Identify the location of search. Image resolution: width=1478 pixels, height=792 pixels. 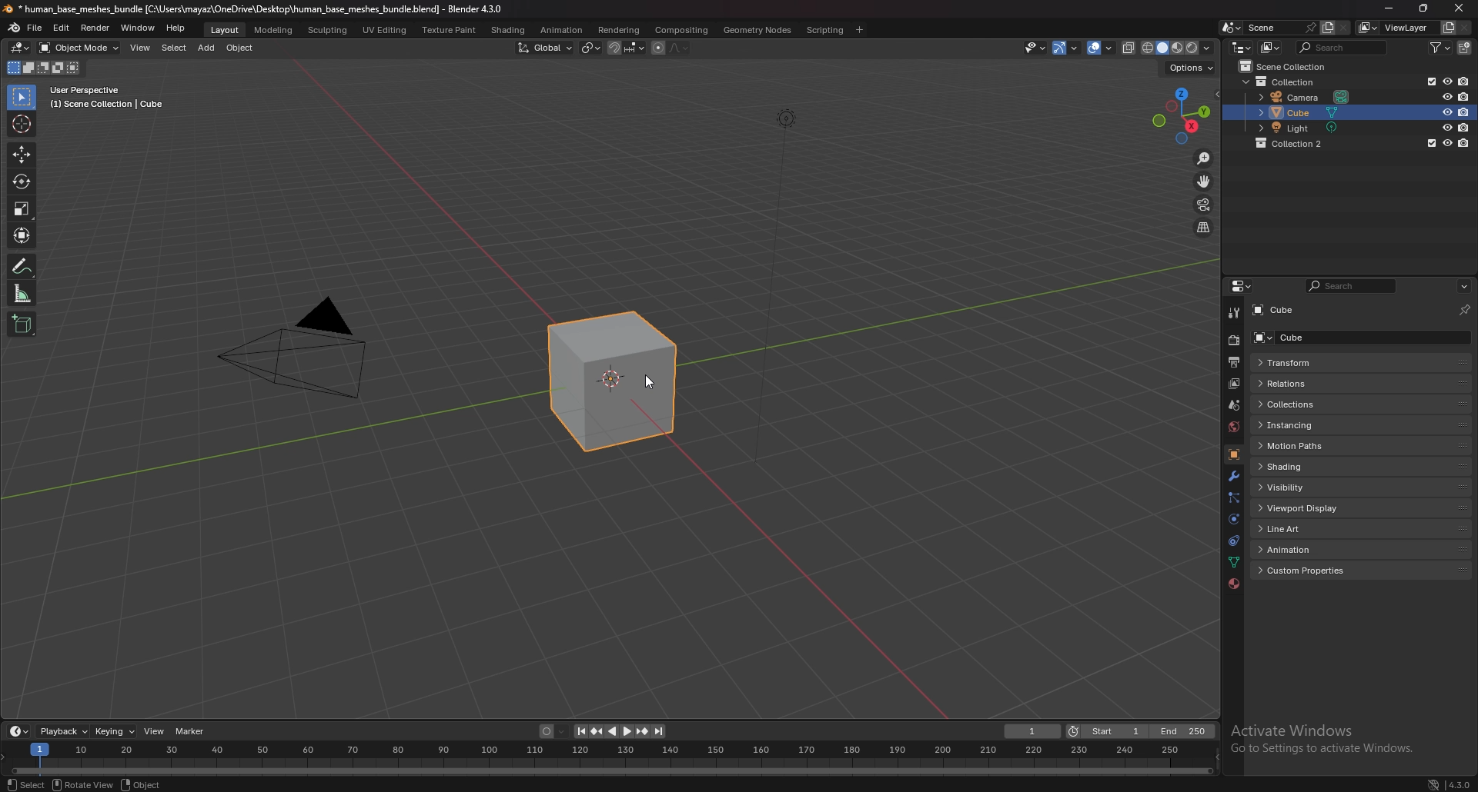
(1349, 288).